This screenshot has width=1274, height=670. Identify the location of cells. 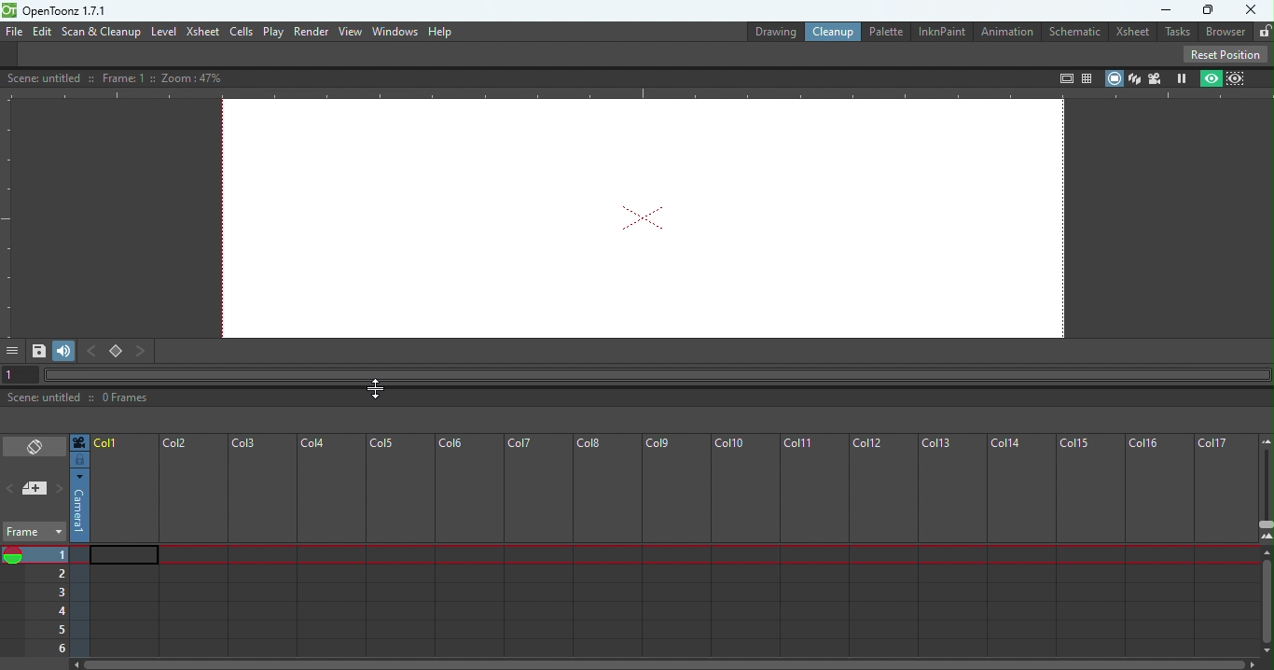
(241, 32).